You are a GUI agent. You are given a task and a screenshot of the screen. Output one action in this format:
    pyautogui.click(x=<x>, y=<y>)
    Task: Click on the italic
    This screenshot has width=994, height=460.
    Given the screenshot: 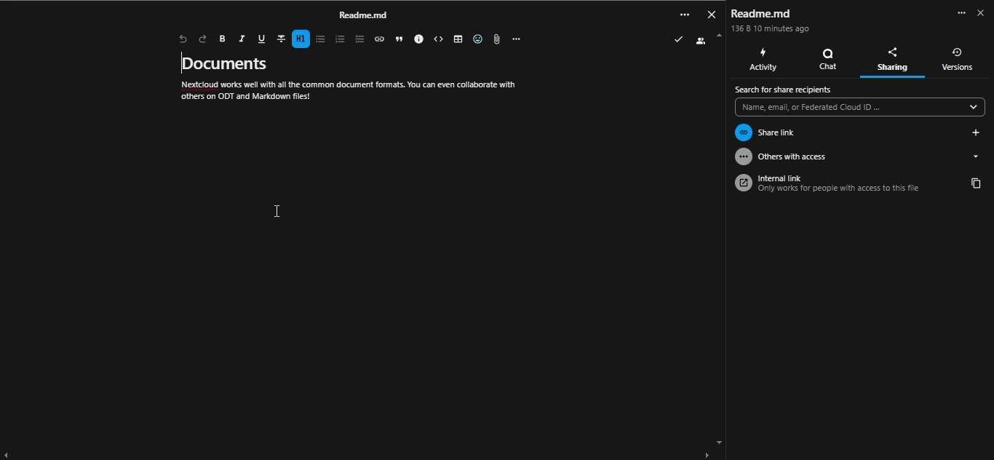 What is the action you would take?
    pyautogui.click(x=243, y=37)
    